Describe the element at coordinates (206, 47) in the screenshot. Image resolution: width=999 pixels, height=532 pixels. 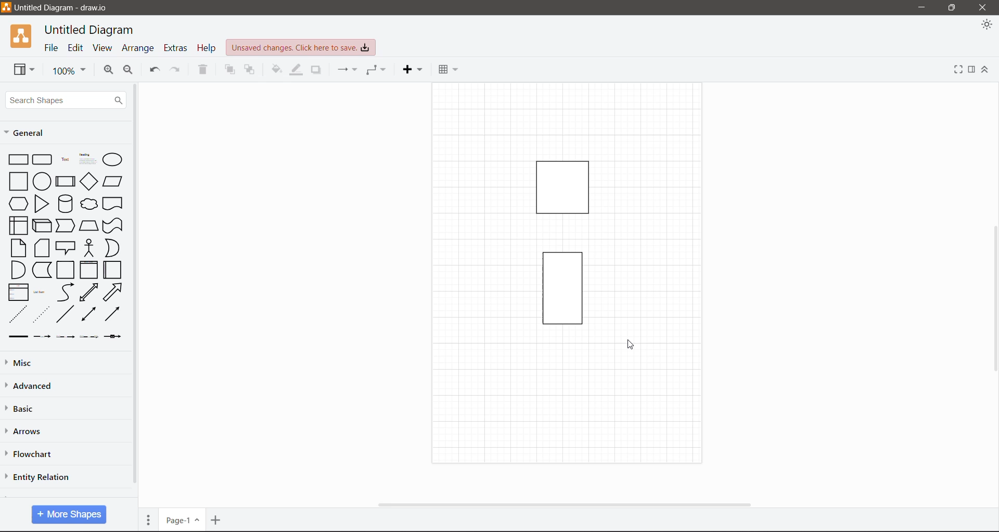
I see `Help` at that location.